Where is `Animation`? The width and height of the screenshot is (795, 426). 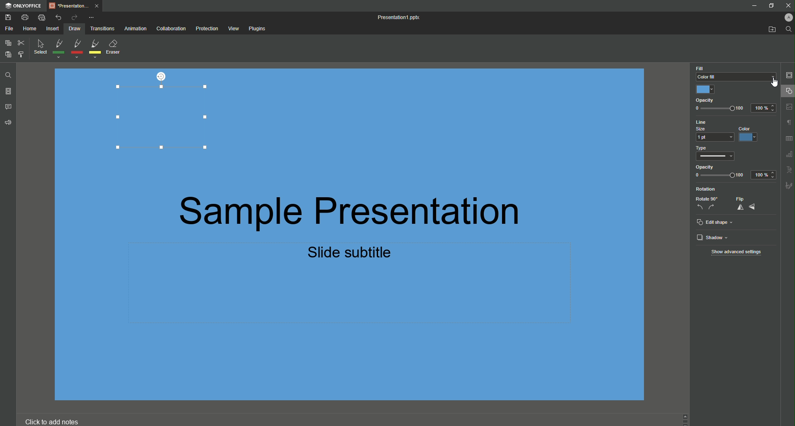
Animation is located at coordinates (136, 29).